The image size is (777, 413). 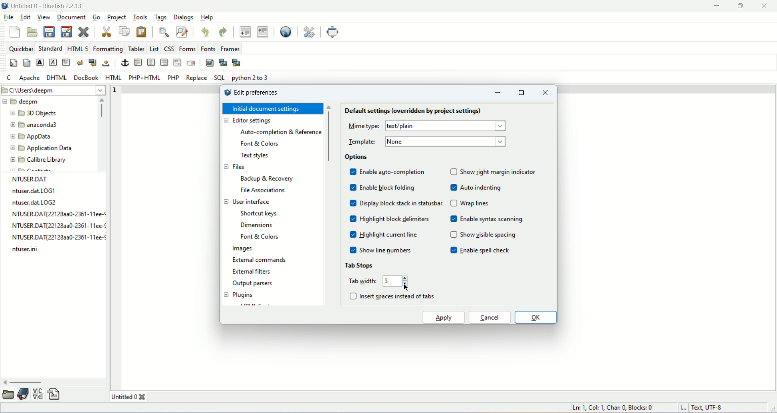 What do you see at coordinates (492, 220) in the screenshot?
I see `enable syntax screening` at bounding box center [492, 220].